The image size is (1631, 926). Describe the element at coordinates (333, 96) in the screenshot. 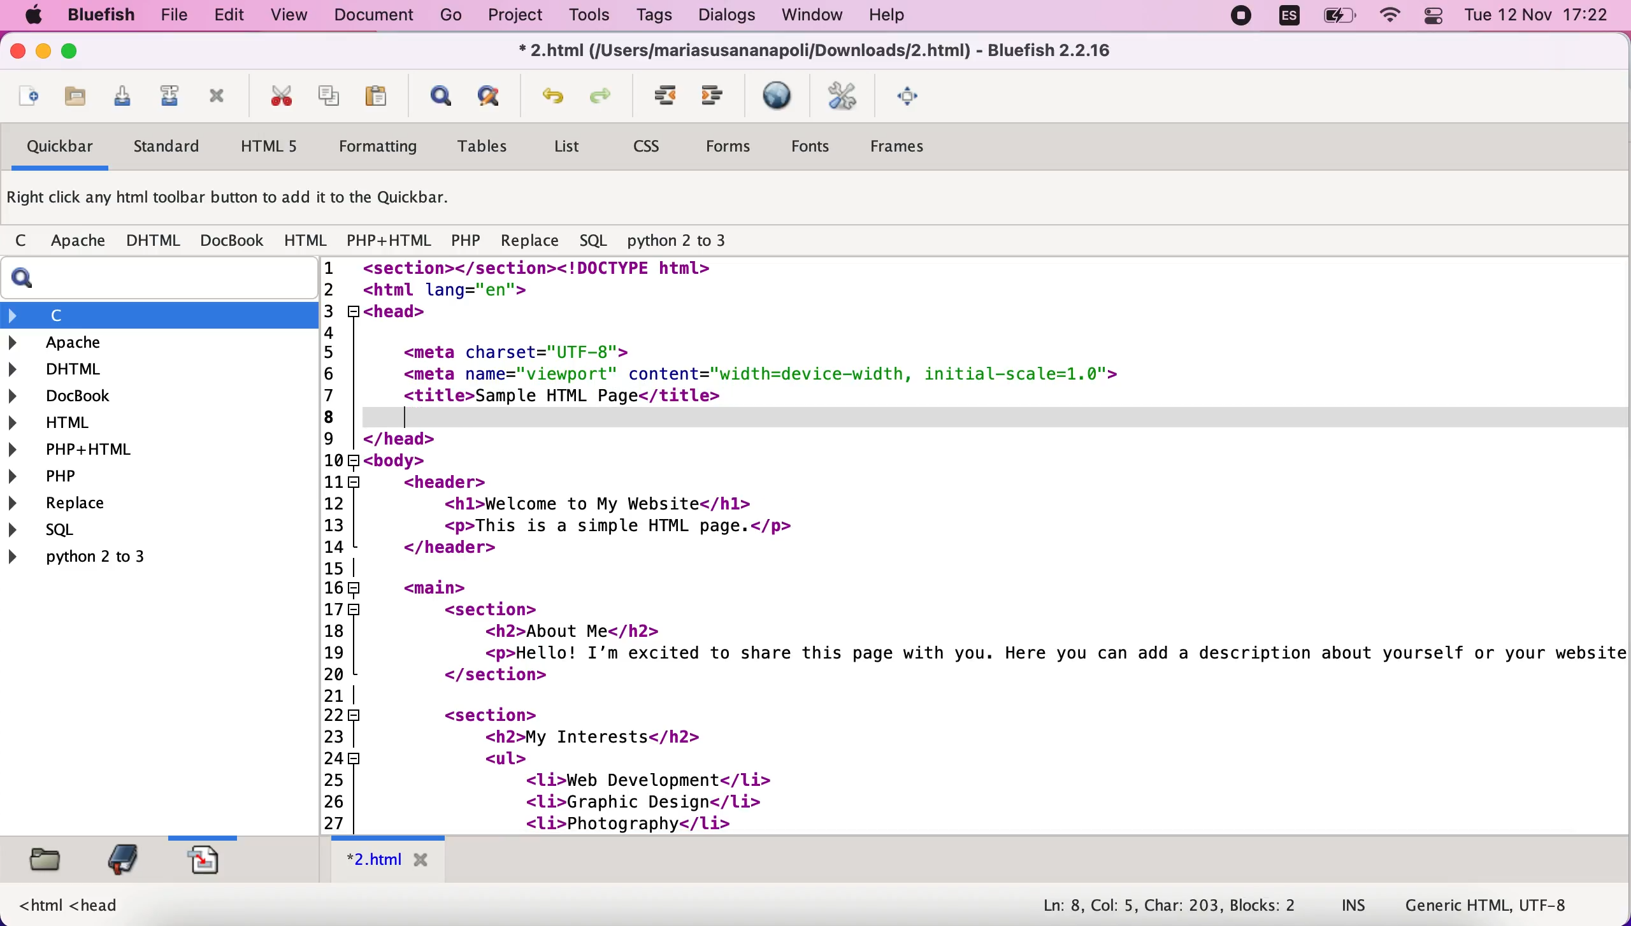

I see `copy` at that location.